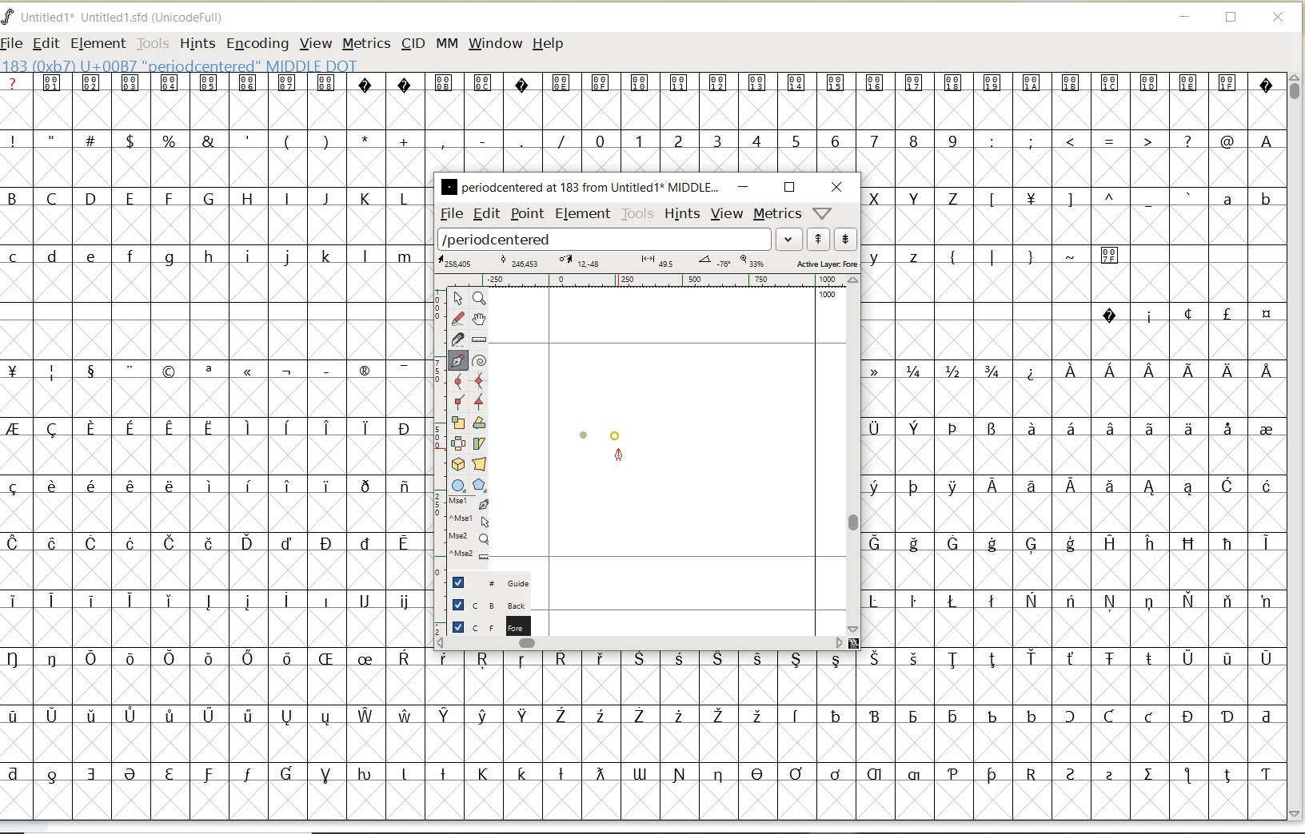 The image size is (1305, 834). Describe the element at coordinates (479, 400) in the screenshot. I see `Add a corner point` at that location.